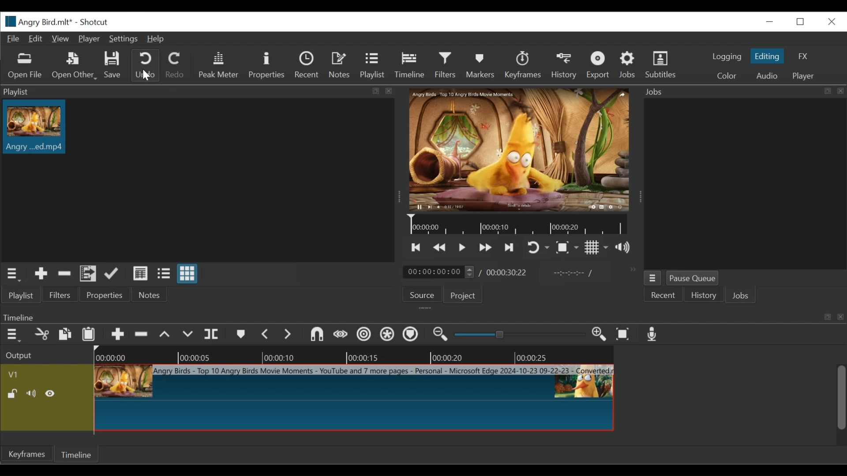  What do you see at coordinates (802, 76) in the screenshot?
I see `player` at bounding box center [802, 76].